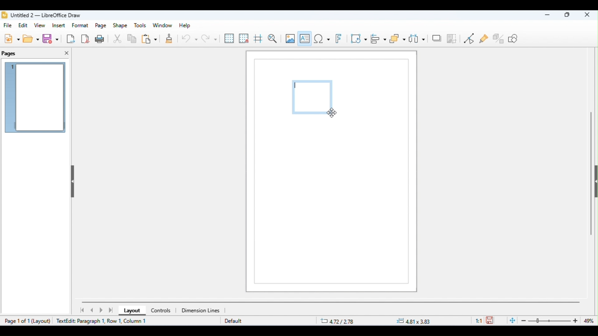 This screenshot has height=336, width=598. I want to click on last page, so click(112, 310).